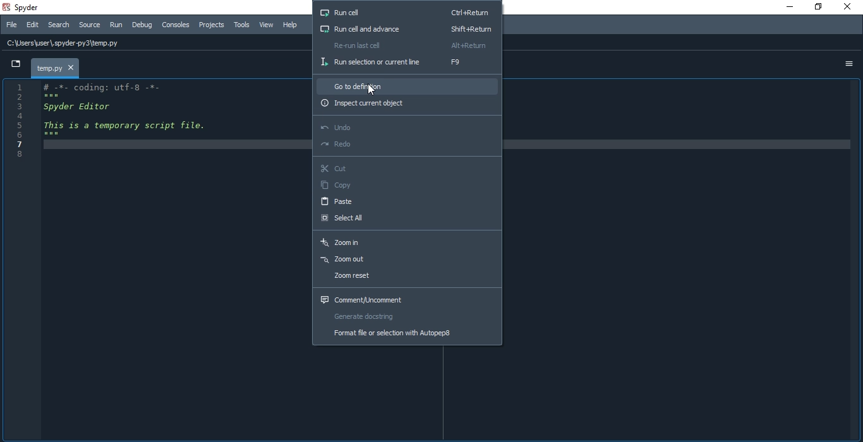 This screenshot has width=863, height=442. Describe the element at coordinates (407, 45) in the screenshot. I see `Re-run last cell` at that location.